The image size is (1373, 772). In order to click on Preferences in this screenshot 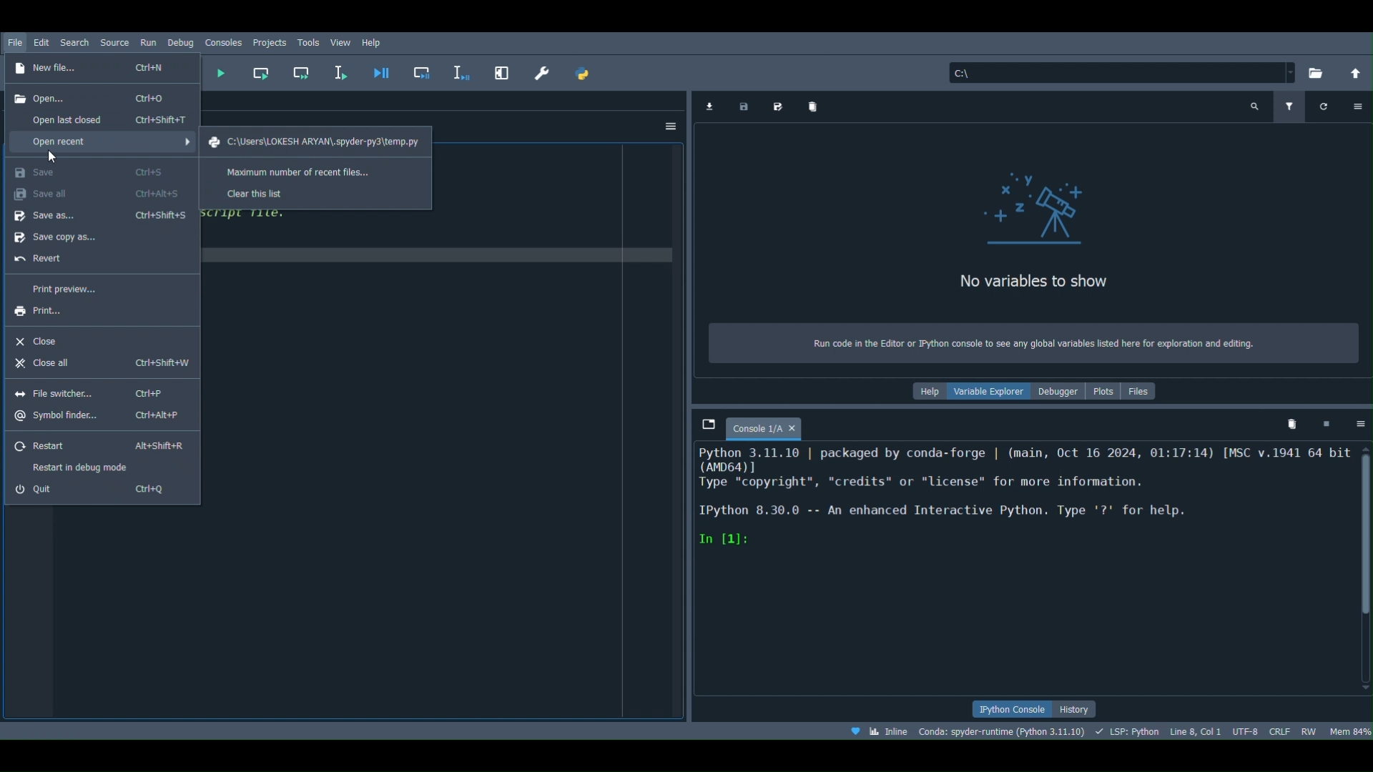, I will do `click(544, 73)`.